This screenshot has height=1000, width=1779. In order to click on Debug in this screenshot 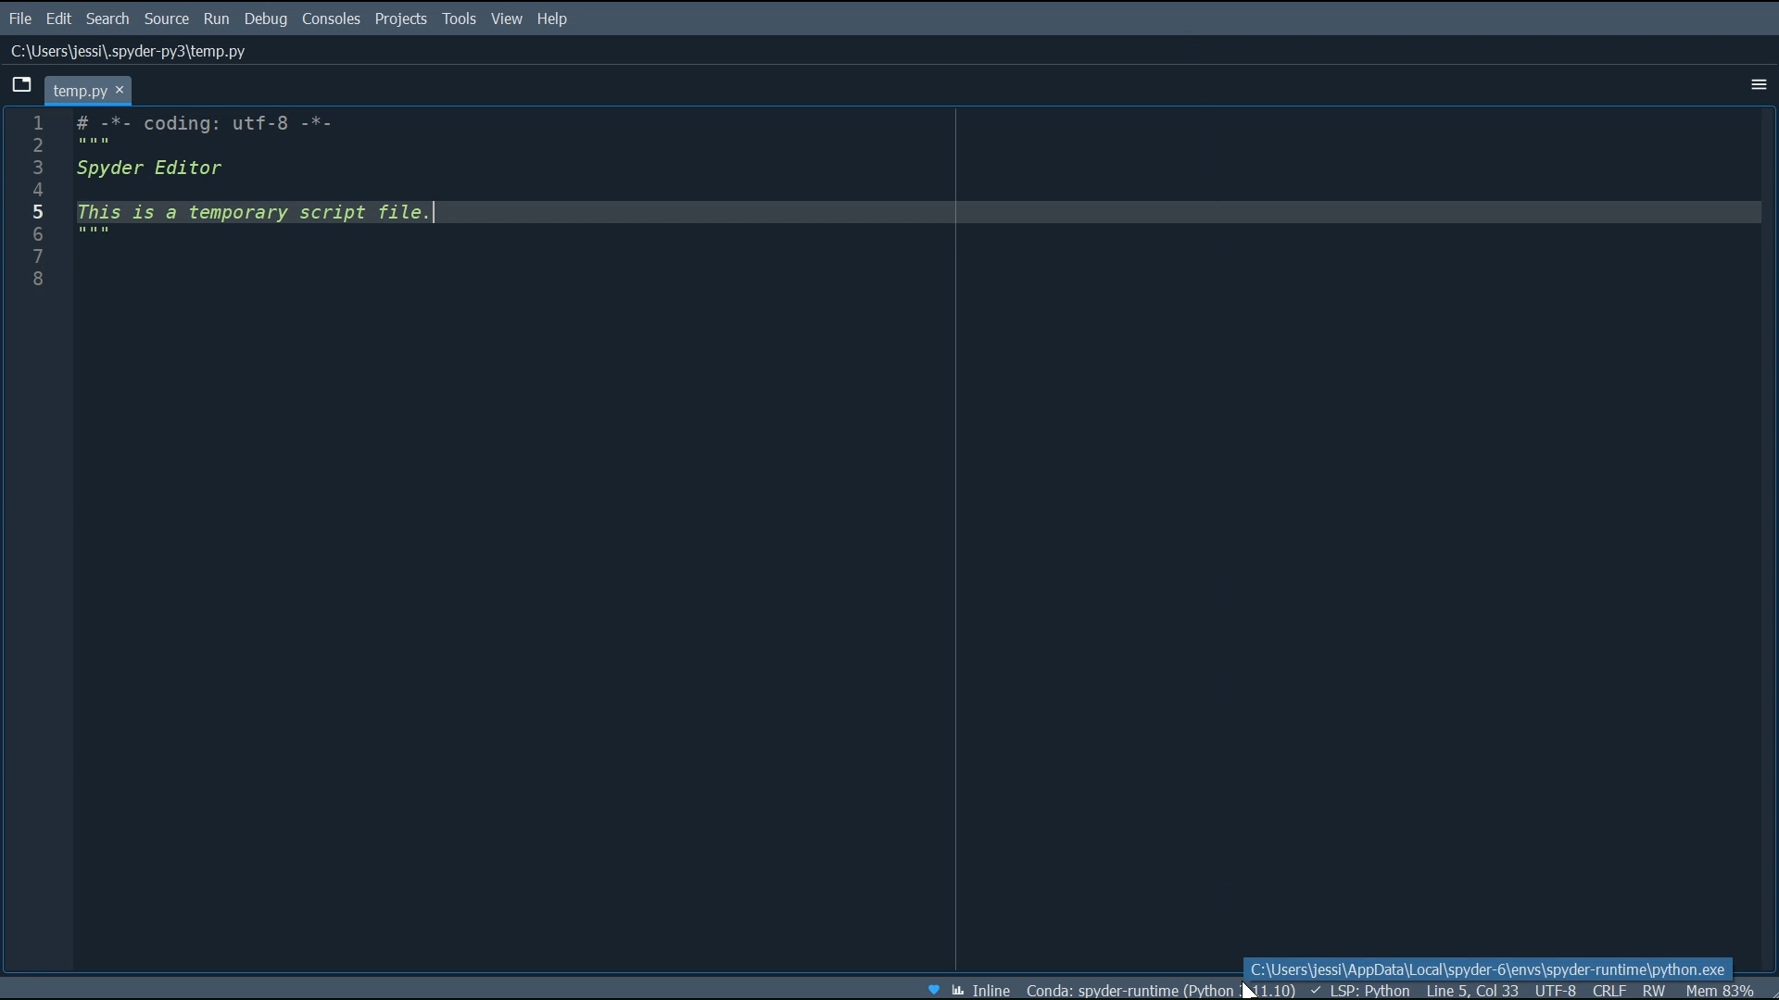, I will do `click(268, 19)`.